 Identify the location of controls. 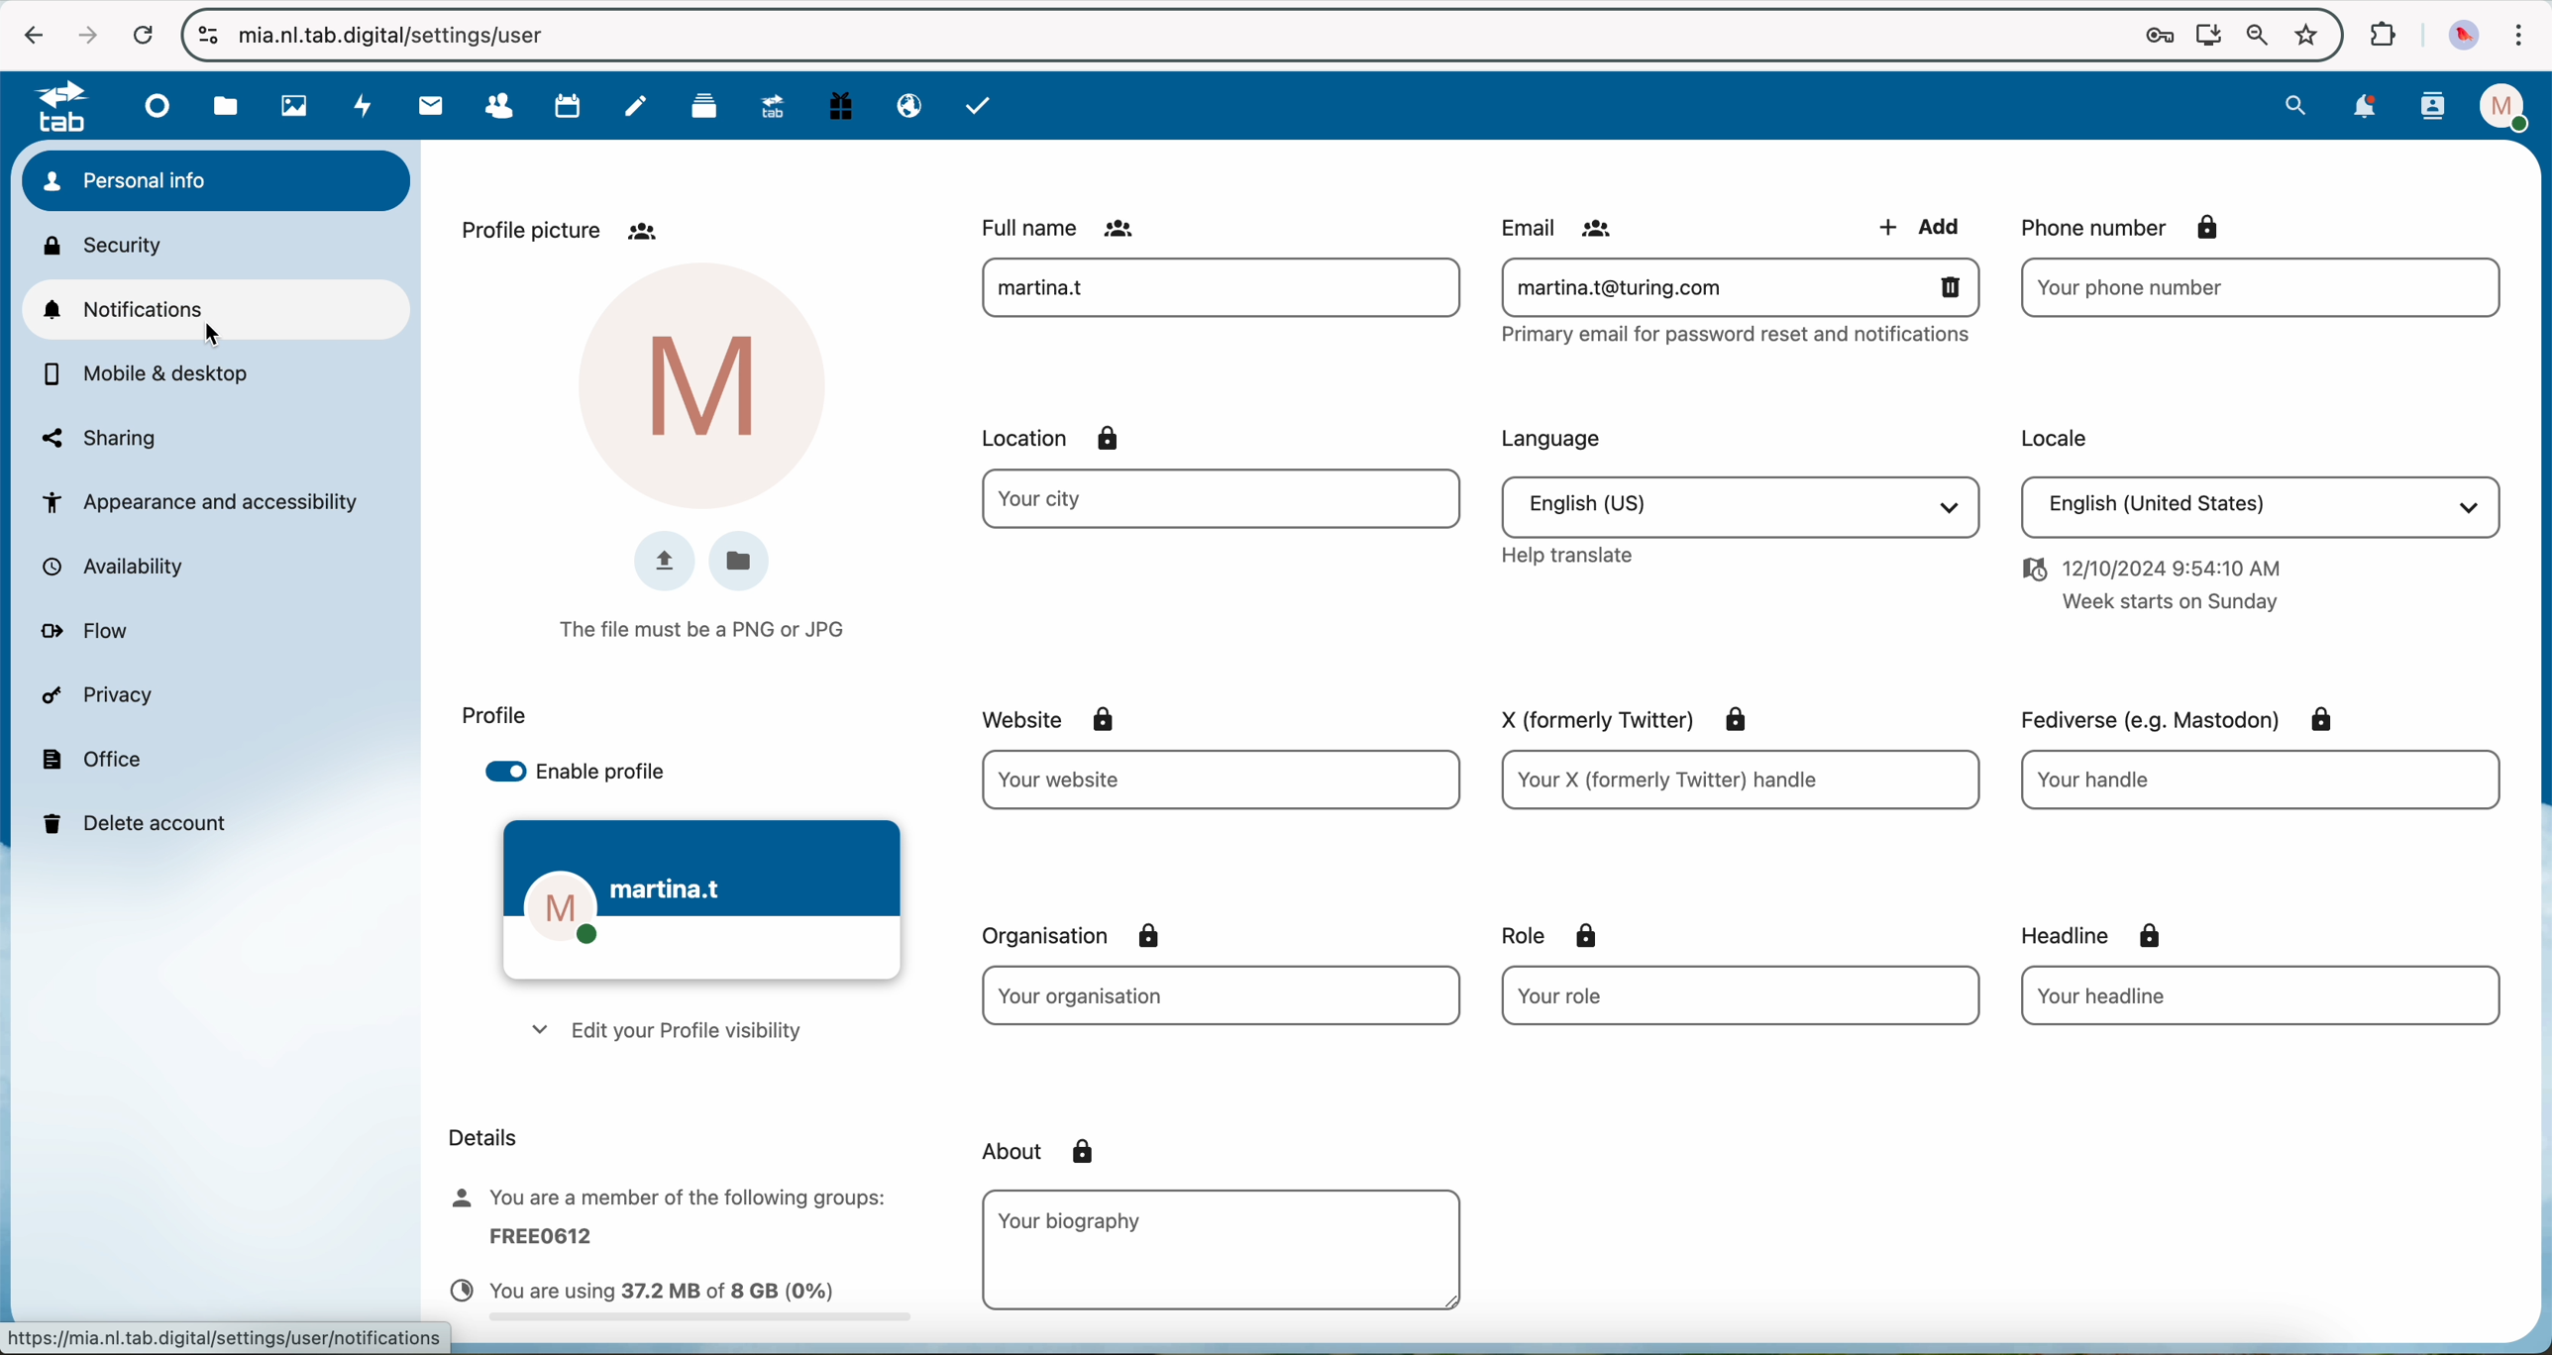
(209, 36).